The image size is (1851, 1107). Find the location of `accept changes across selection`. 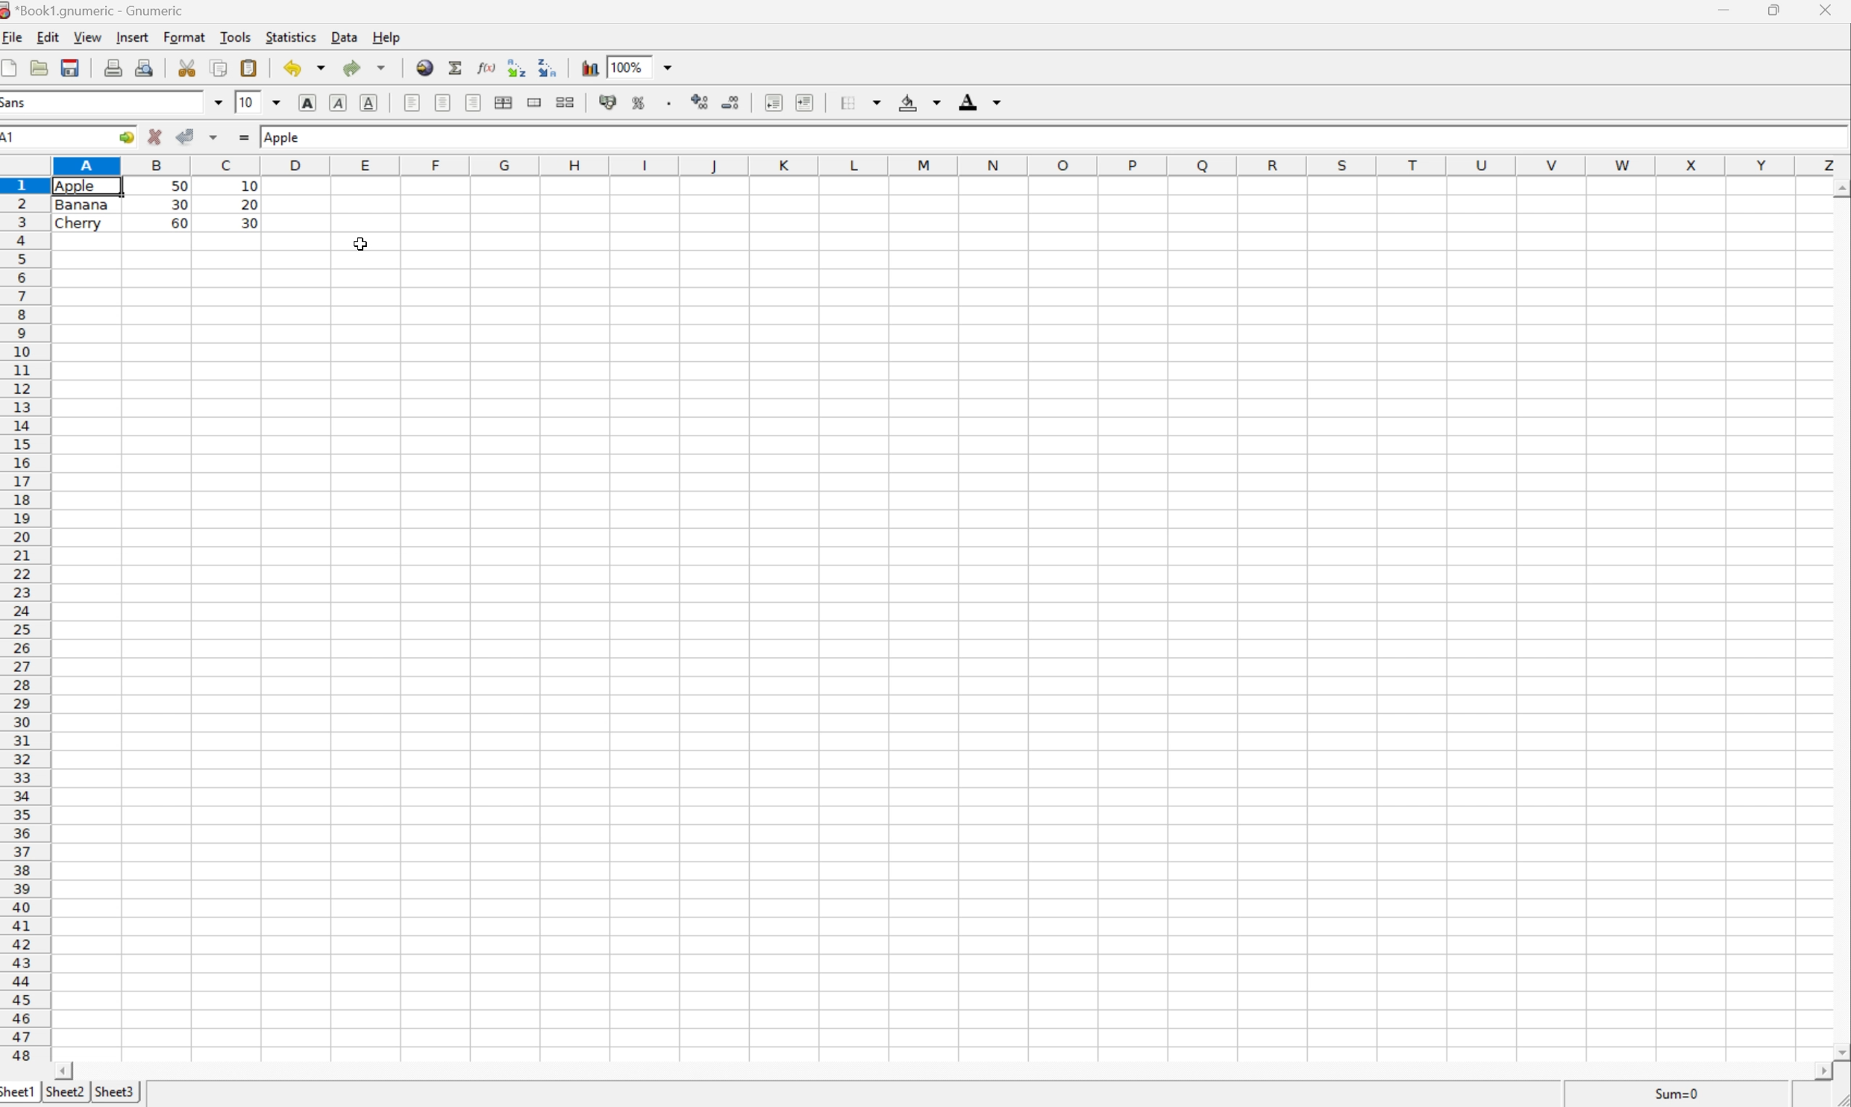

accept changes across selection is located at coordinates (216, 137).